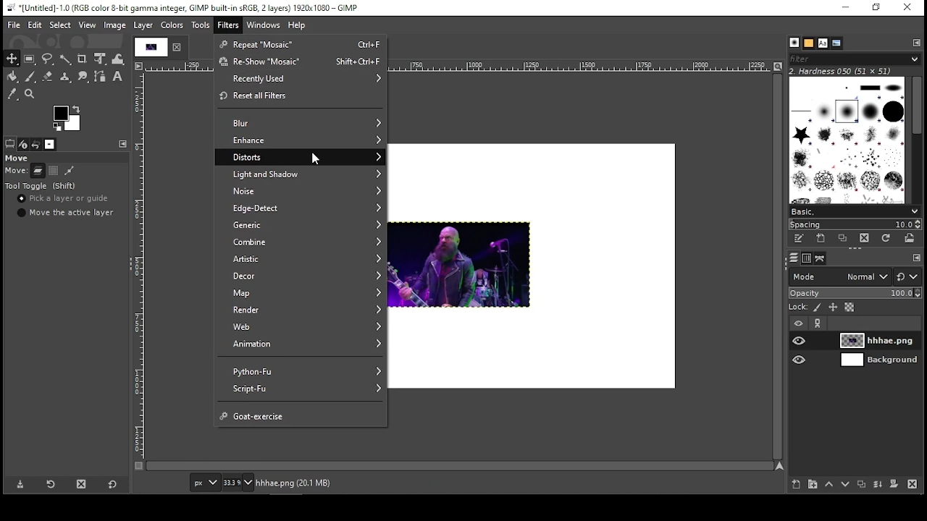 The width and height of the screenshot is (927, 521). Describe the element at coordinates (123, 144) in the screenshot. I see `To open Tab menu` at that location.